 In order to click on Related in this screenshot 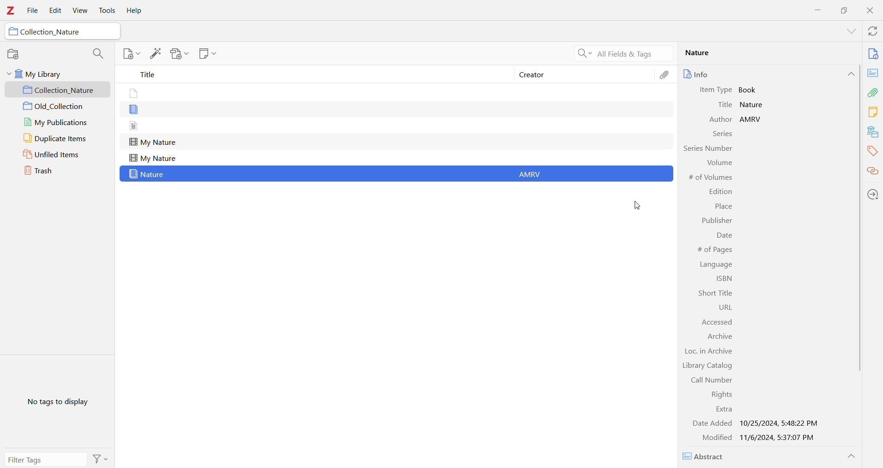, I will do `click(872, 172)`.